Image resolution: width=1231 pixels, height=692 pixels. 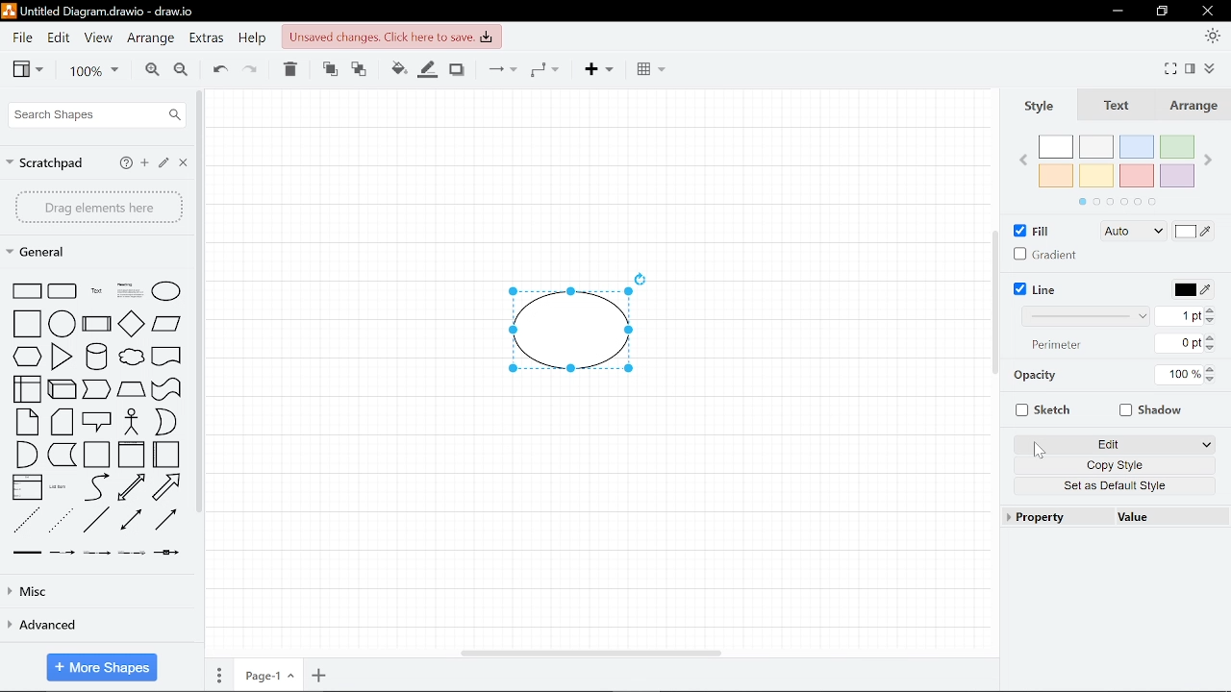 What do you see at coordinates (63, 390) in the screenshot?
I see `cube` at bounding box center [63, 390].